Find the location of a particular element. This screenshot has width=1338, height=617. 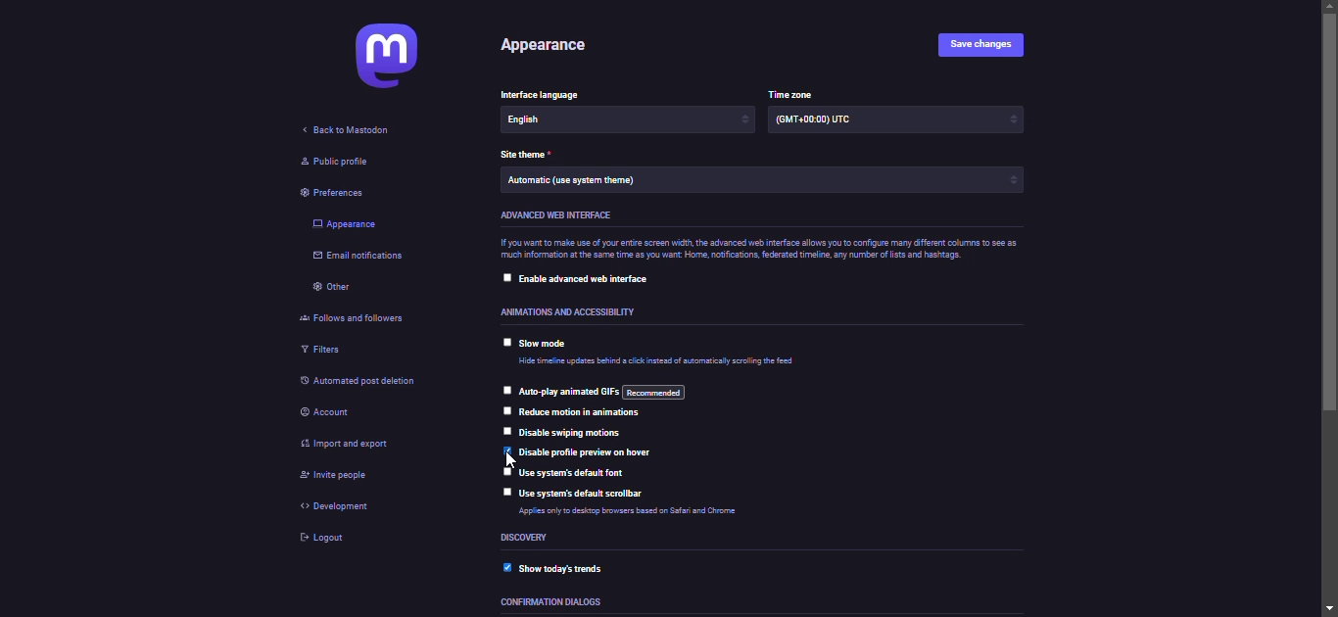

language is located at coordinates (546, 92).